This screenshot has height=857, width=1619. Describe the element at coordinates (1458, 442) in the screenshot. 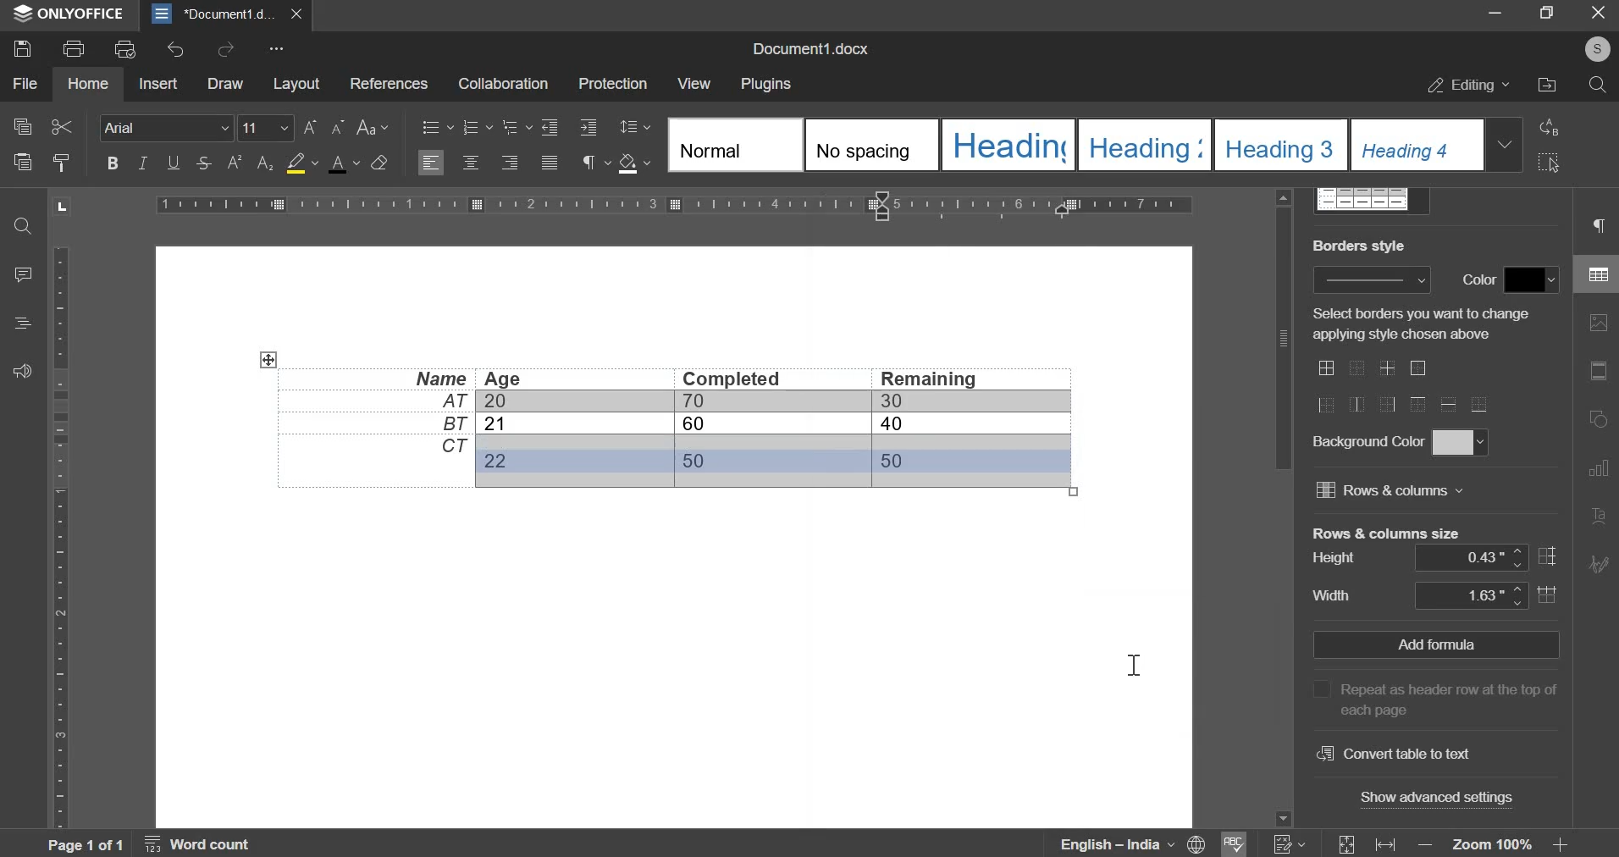

I see `background color` at that location.